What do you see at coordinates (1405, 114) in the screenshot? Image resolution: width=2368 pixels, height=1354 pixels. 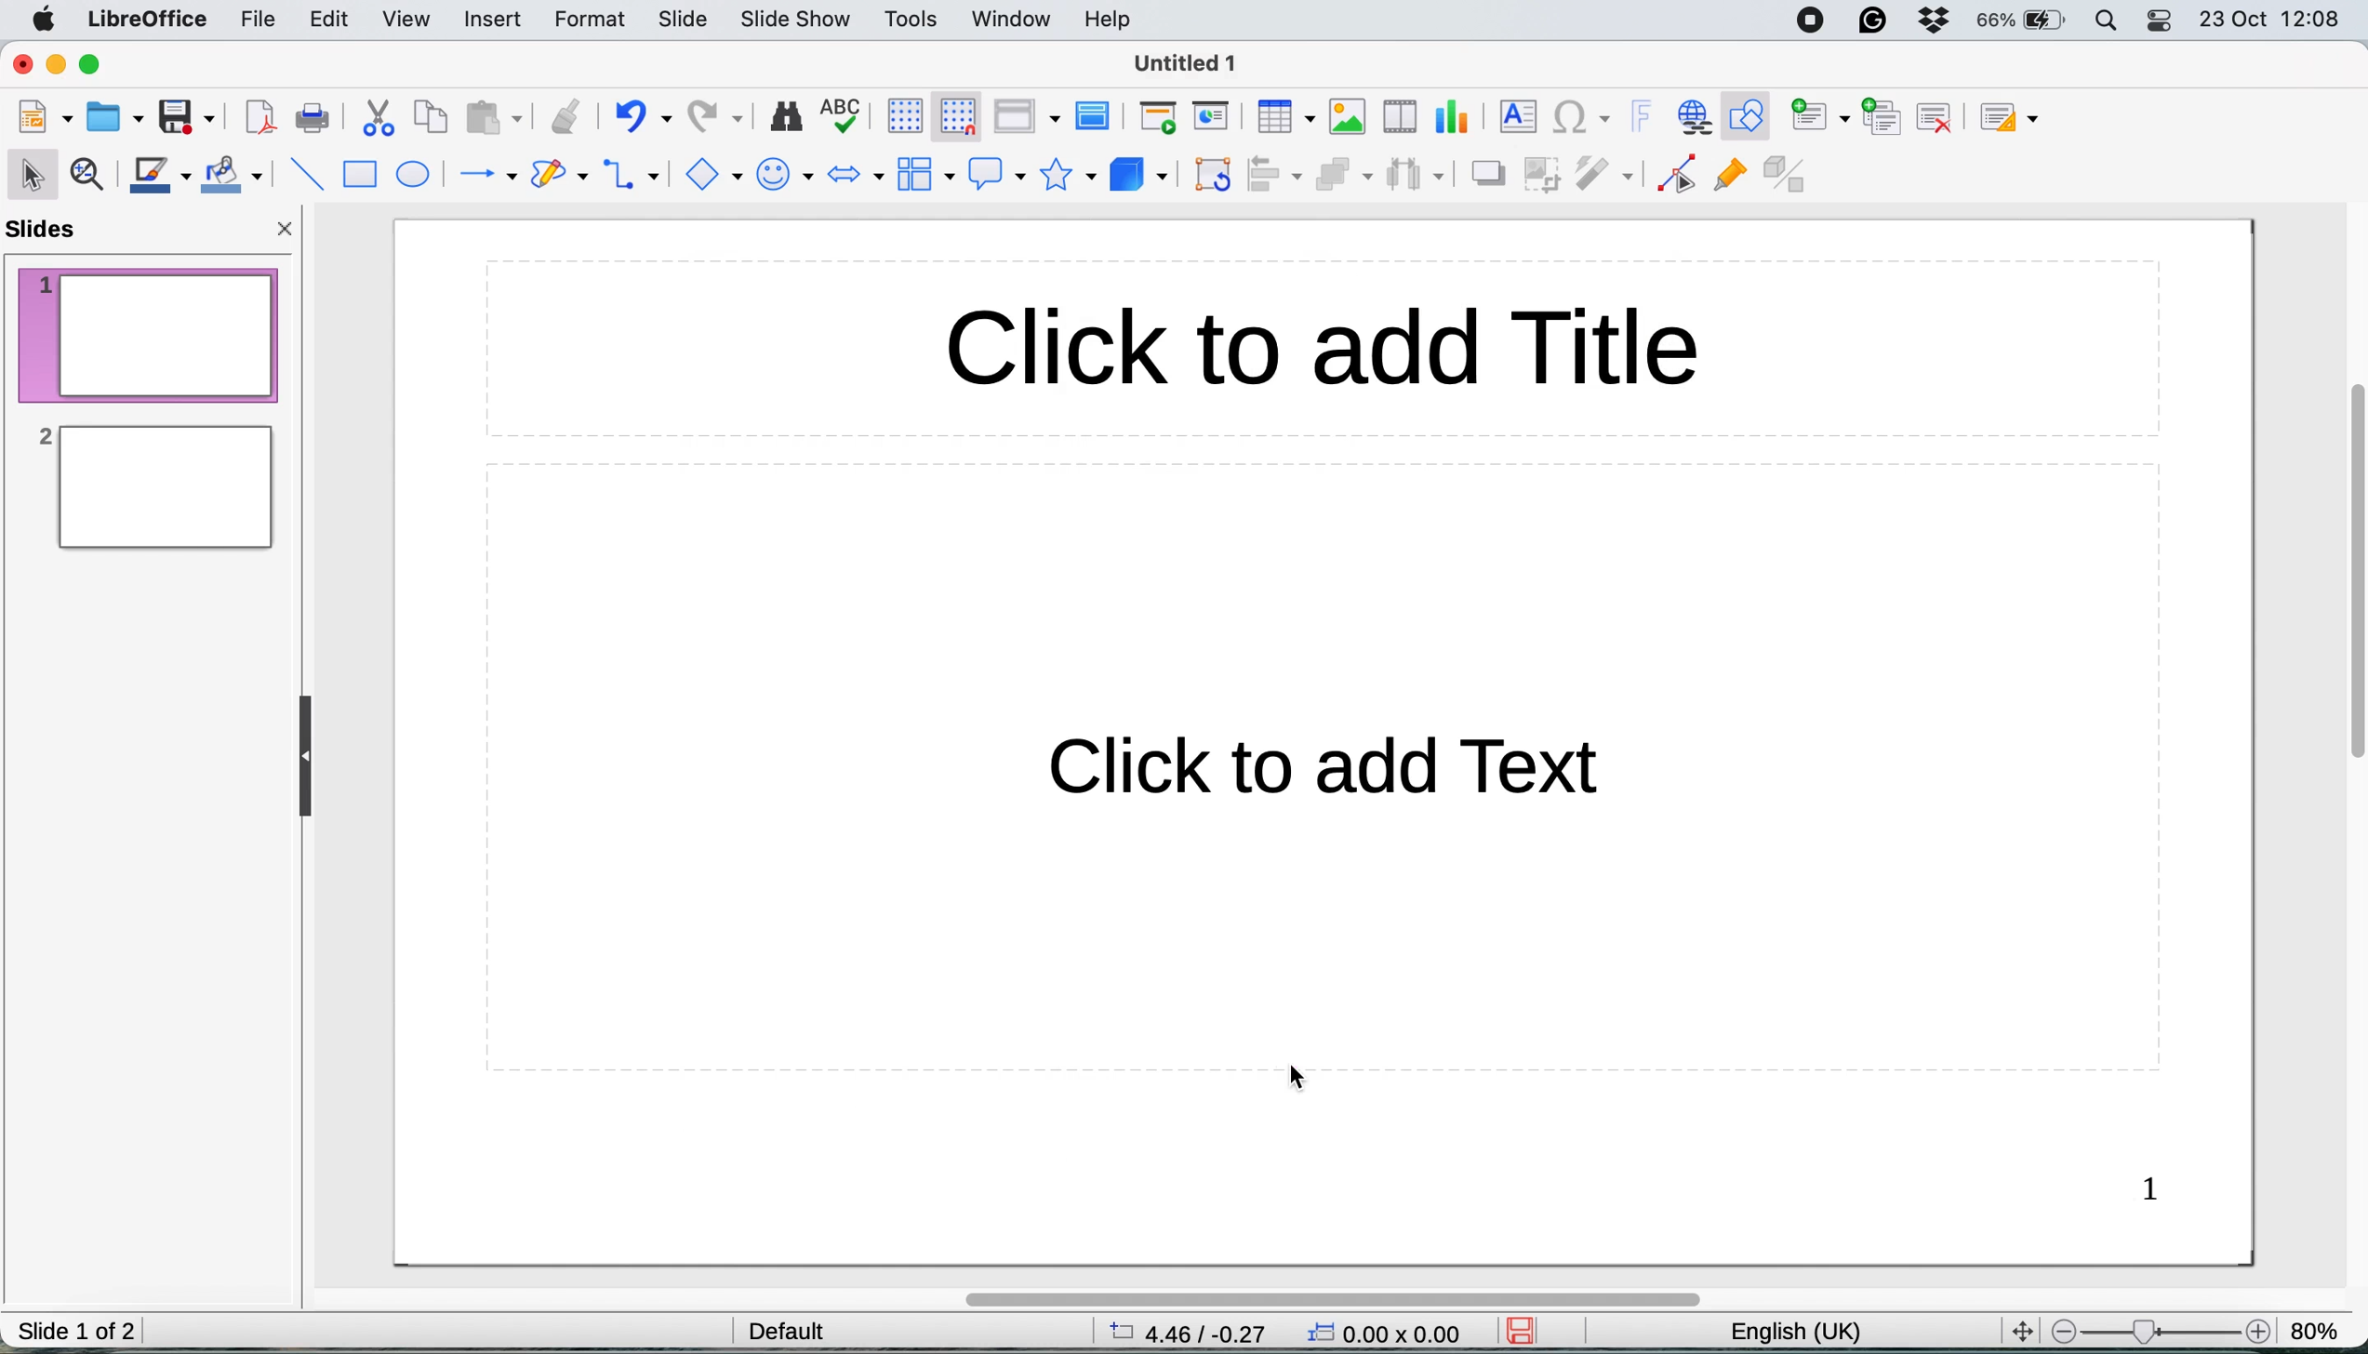 I see `insert audio video` at bounding box center [1405, 114].